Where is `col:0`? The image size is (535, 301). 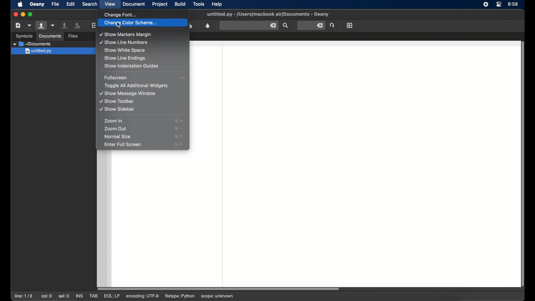
col:0 is located at coordinates (47, 296).